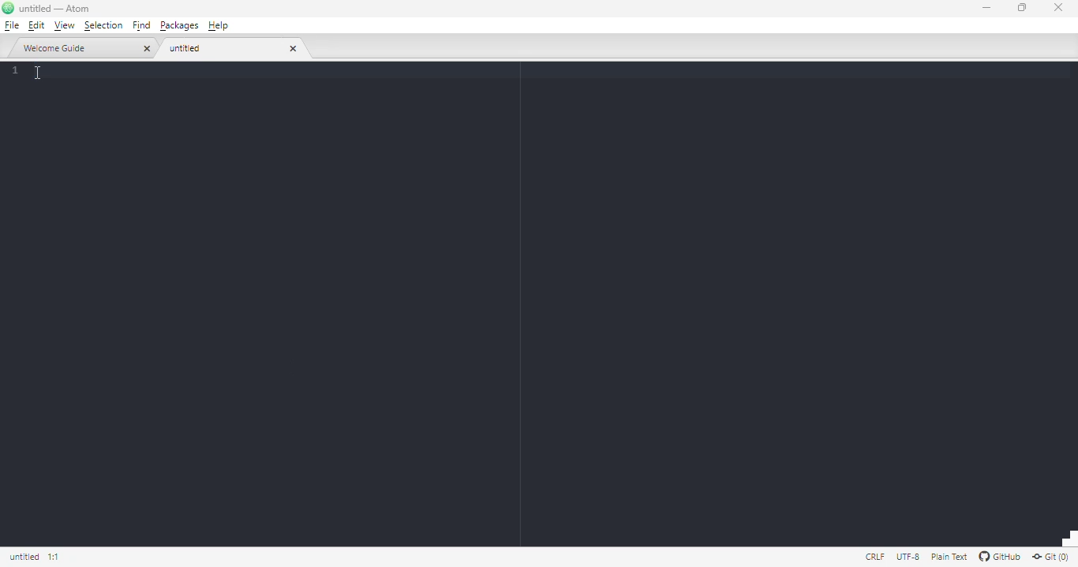  Describe the element at coordinates (7, 7) in the screenshot. I see `logo` at that location.